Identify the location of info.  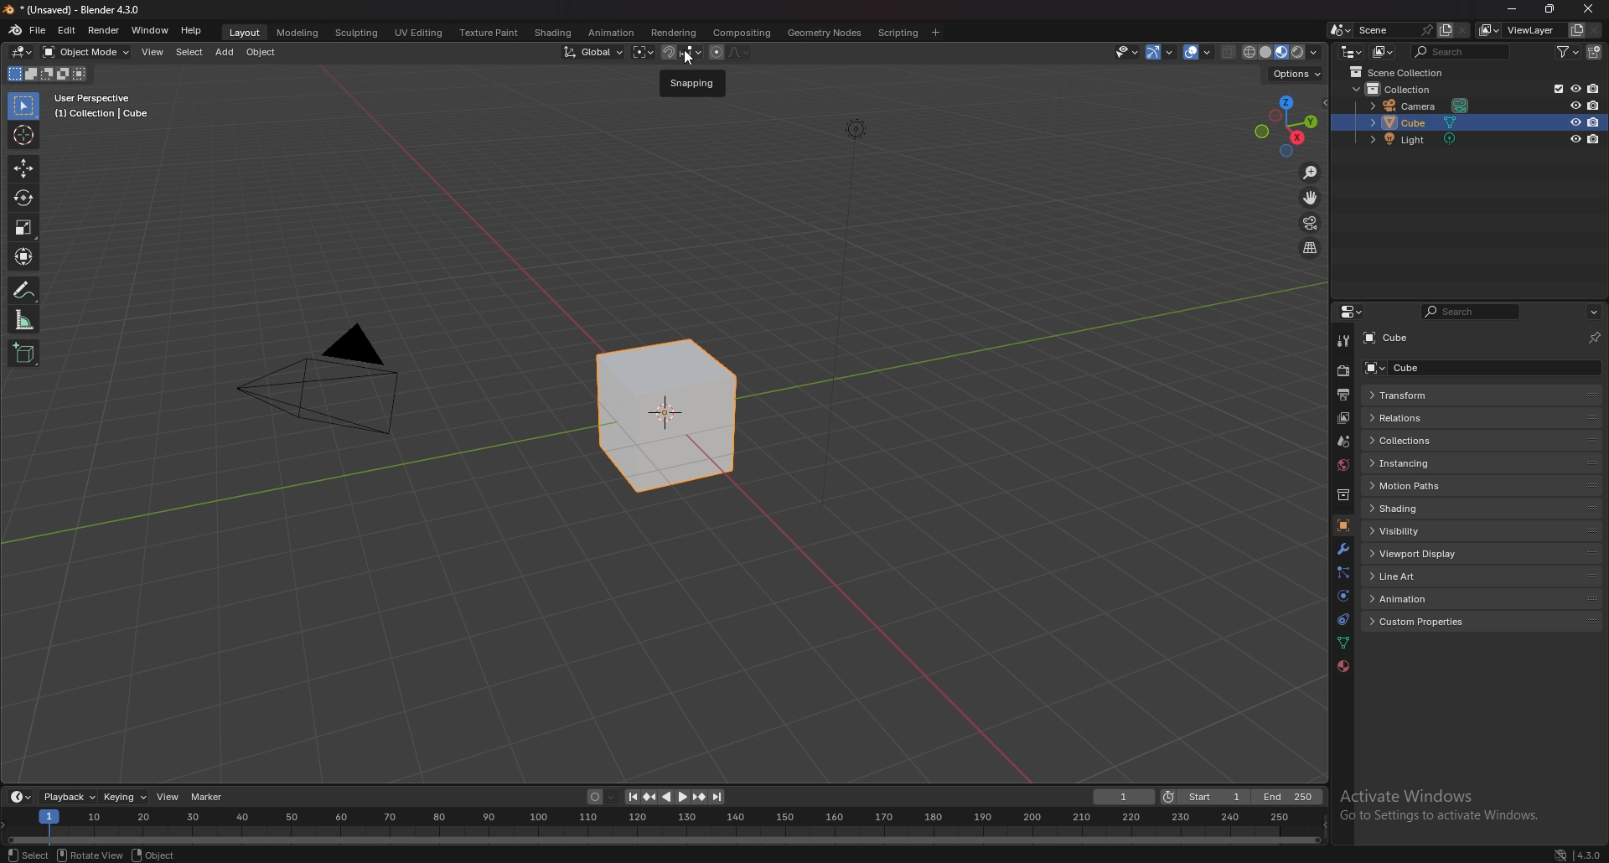
(102, 106).